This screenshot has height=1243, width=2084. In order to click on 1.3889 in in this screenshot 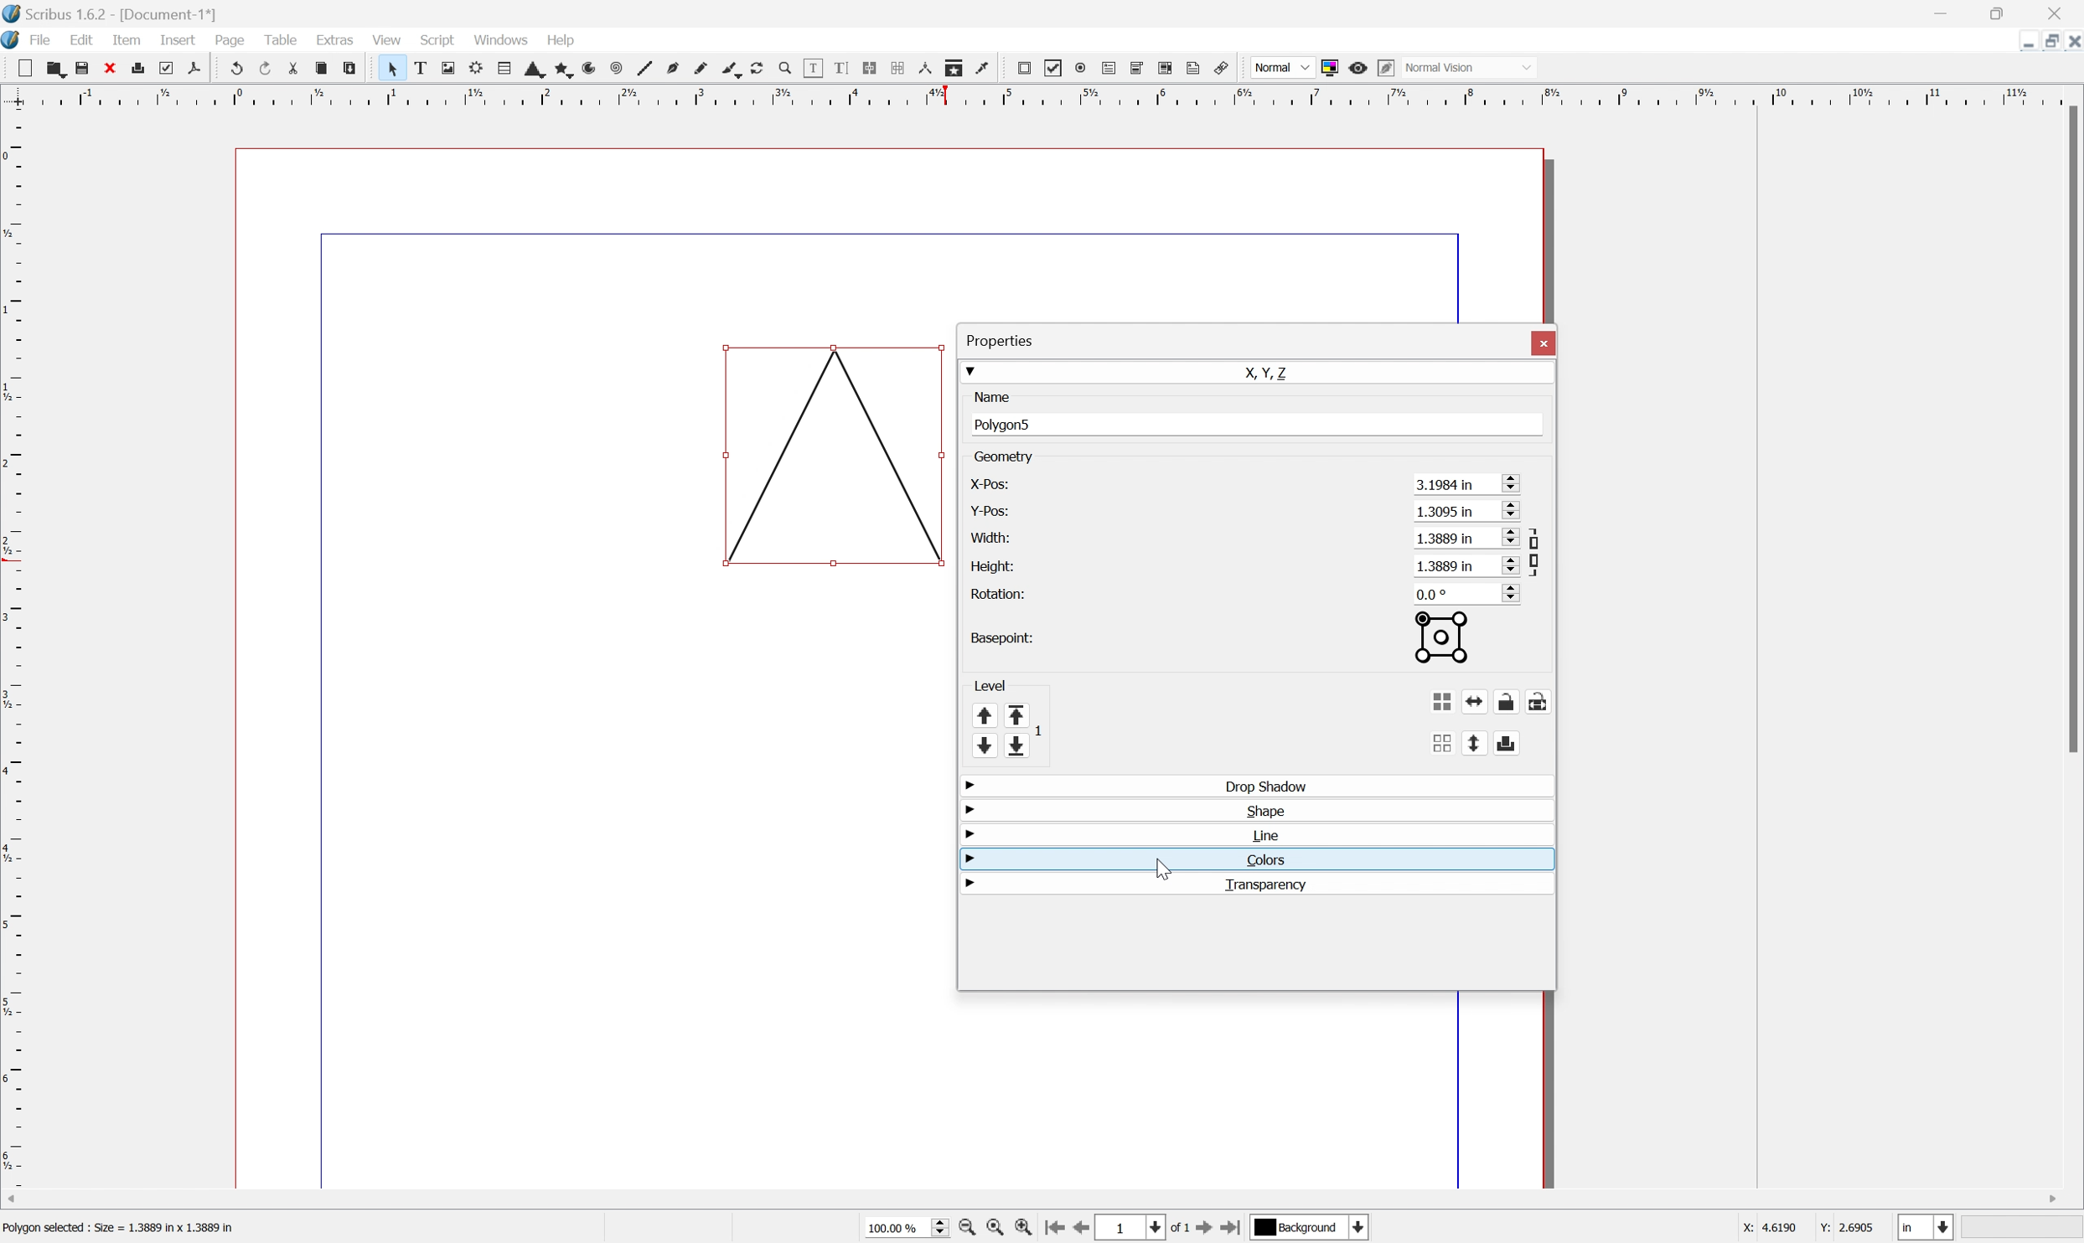, I will do `click(1445, 538)`.